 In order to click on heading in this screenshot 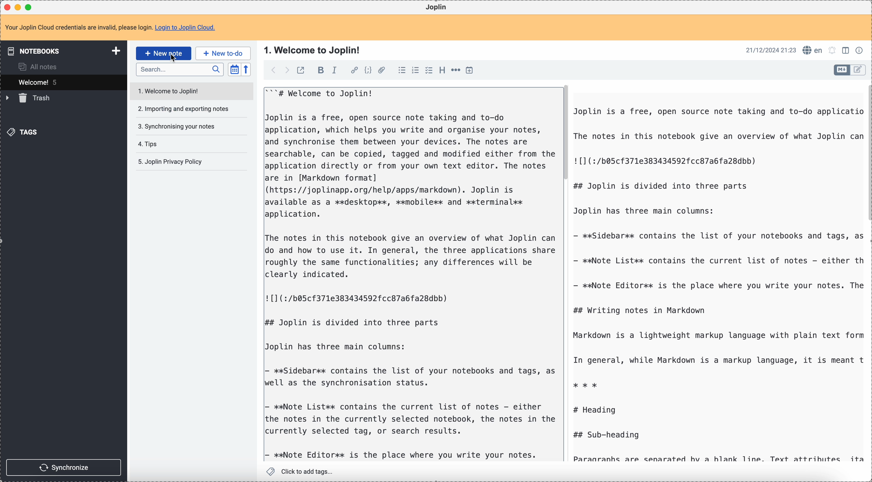, I will do `click(442, 70)`.